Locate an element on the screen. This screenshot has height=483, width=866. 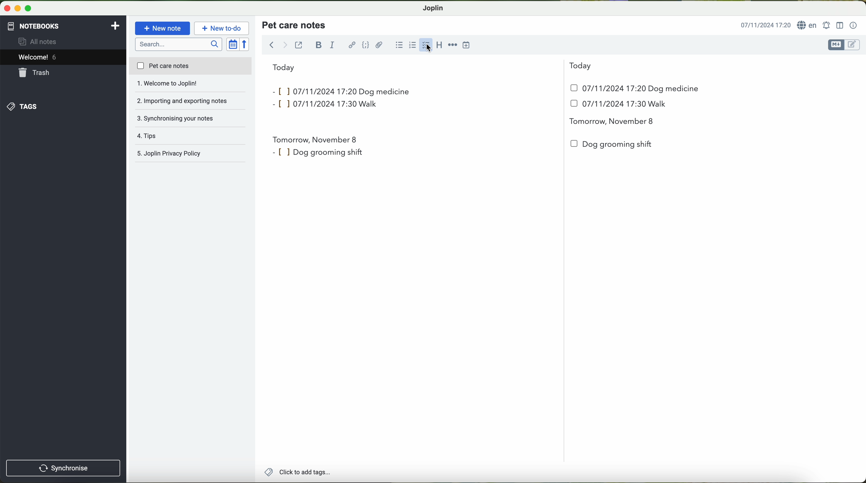
pet care notes file is located at coordinates (190, 67).